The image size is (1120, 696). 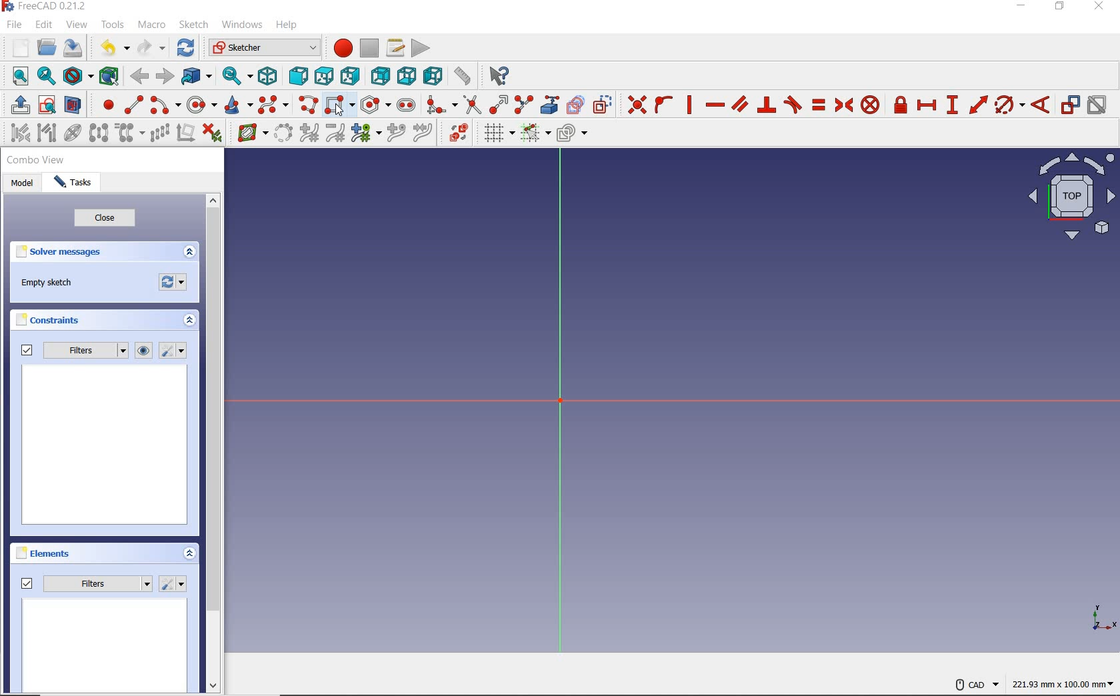 What do you see at coordinates (73, 135) in the screenshot?
I see `show/hide internal geometry` at bounding box center [73, 135].